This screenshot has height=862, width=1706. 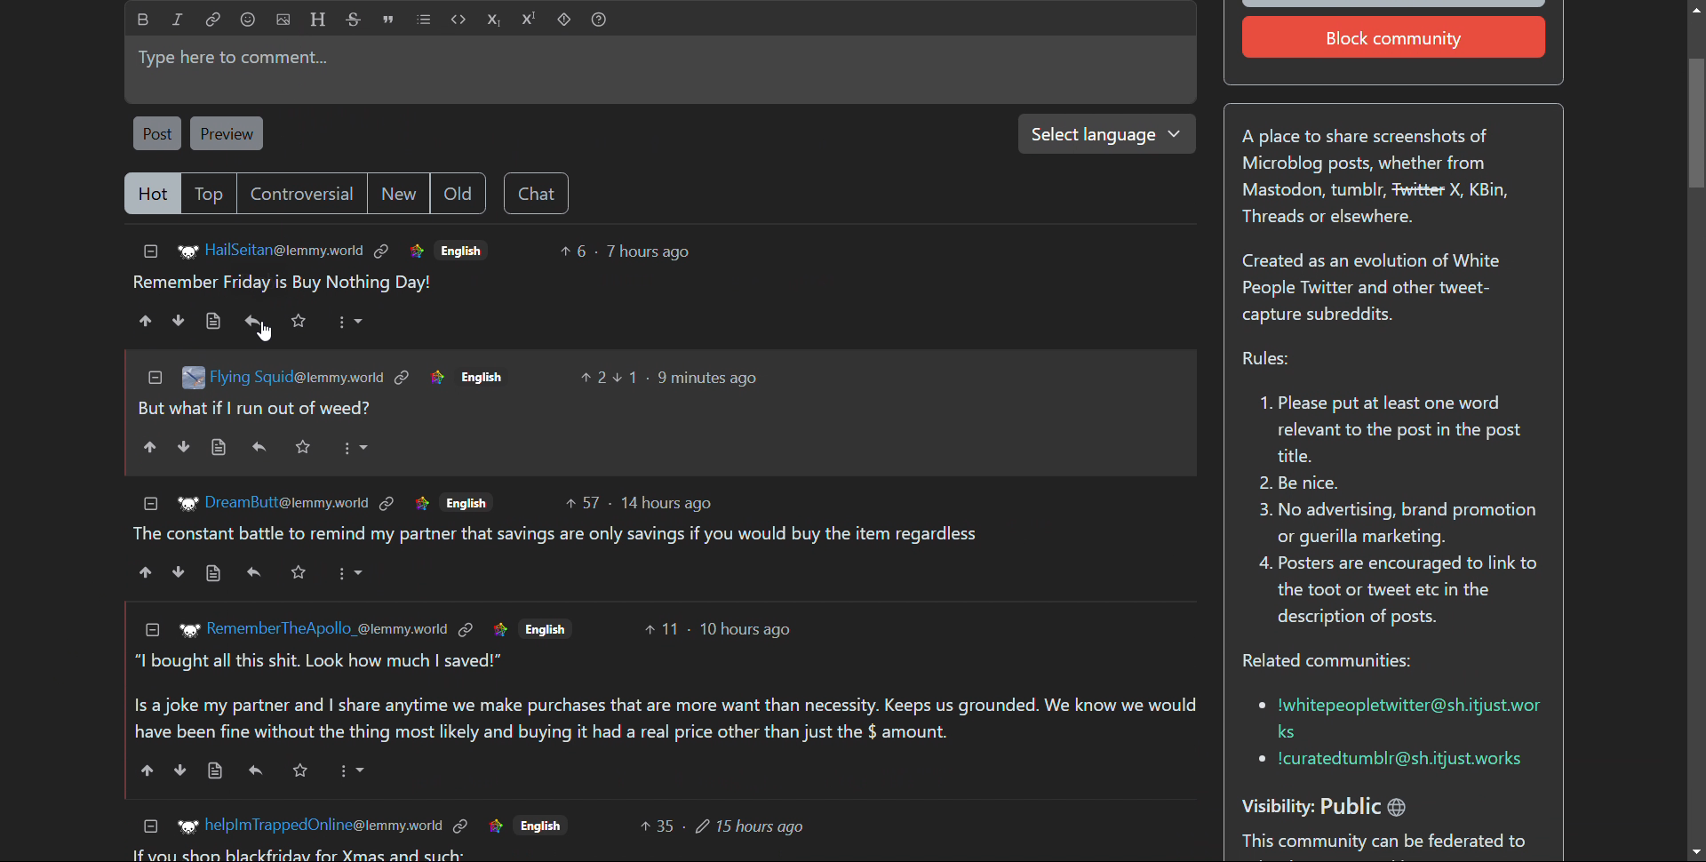 I want to click on image, so click(x=183, y=252).